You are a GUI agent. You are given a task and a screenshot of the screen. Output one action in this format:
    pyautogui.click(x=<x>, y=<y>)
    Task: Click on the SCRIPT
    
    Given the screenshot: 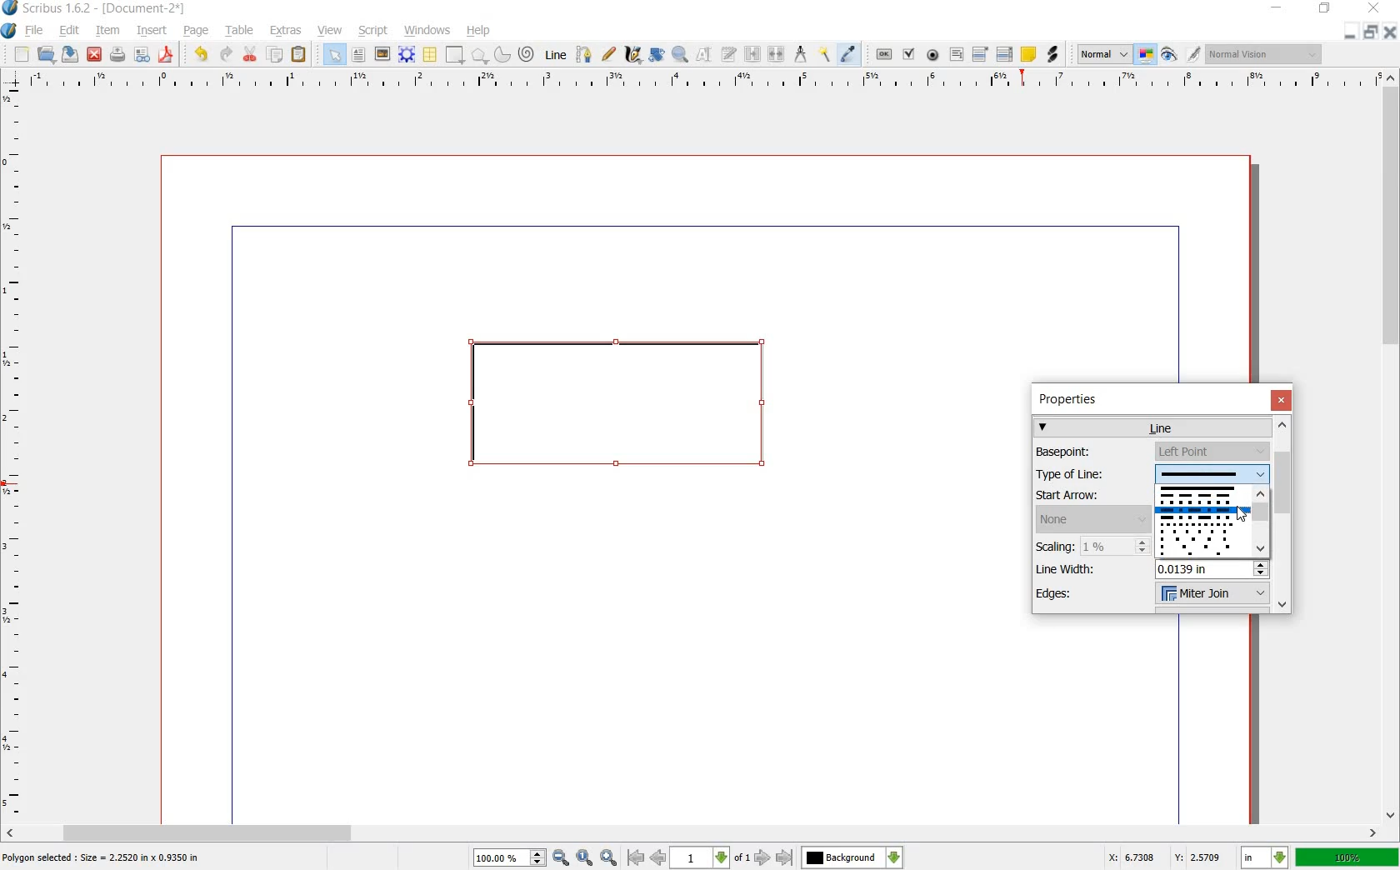 What is the action you would take?
    pyautogui.click(x=371, y=31)
    